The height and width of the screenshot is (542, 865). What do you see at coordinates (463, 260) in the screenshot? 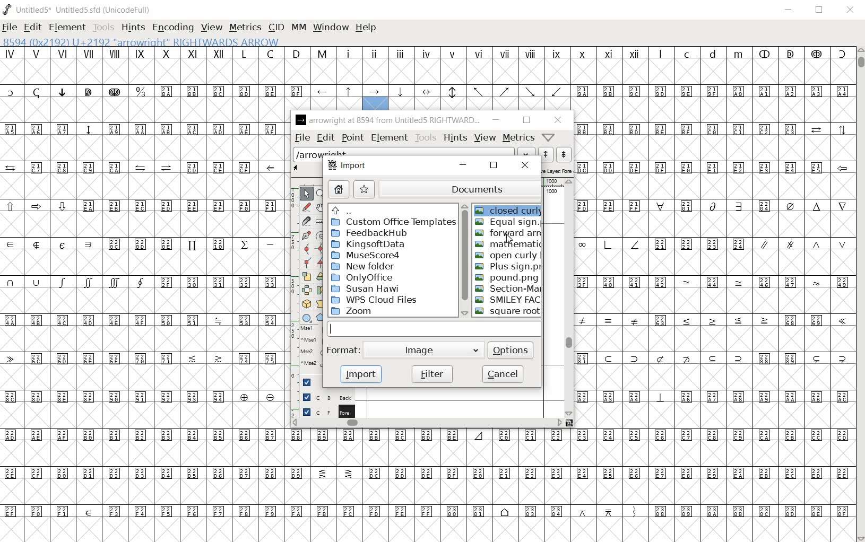
I see `scrollbar` at bounding box center [463, 260].